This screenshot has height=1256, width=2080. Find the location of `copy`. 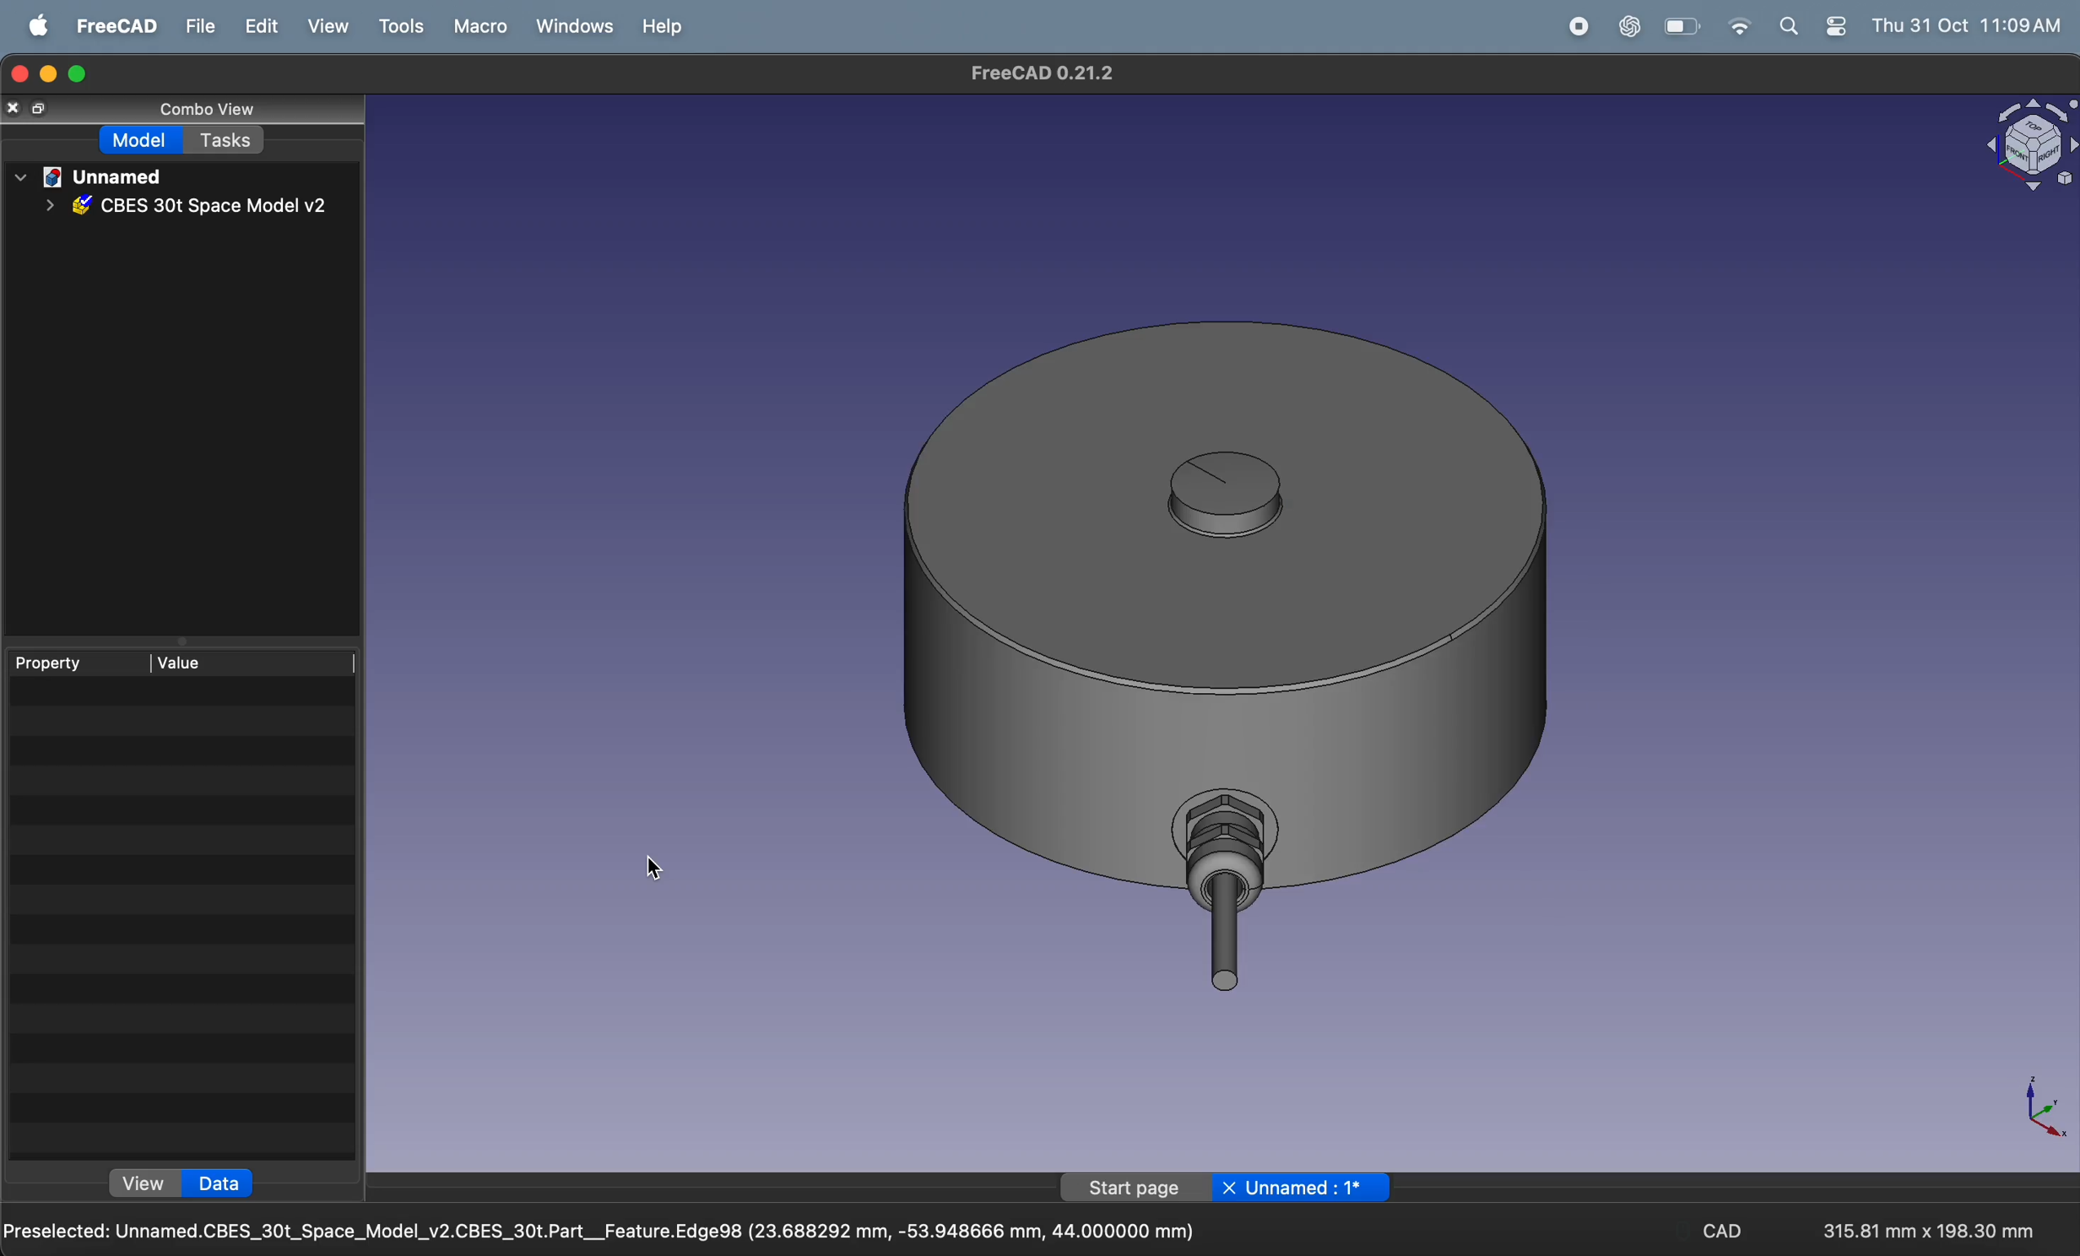

copy is located at coordinates (43, 110).